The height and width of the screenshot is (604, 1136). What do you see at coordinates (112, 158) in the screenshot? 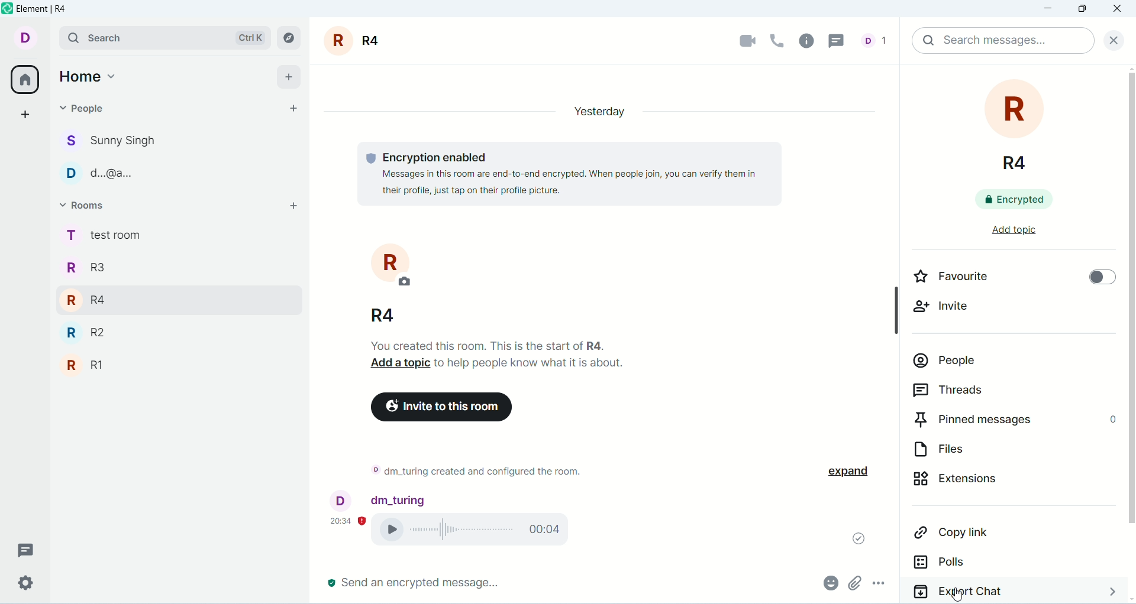
I see `people` at bounding box center [112, 158].